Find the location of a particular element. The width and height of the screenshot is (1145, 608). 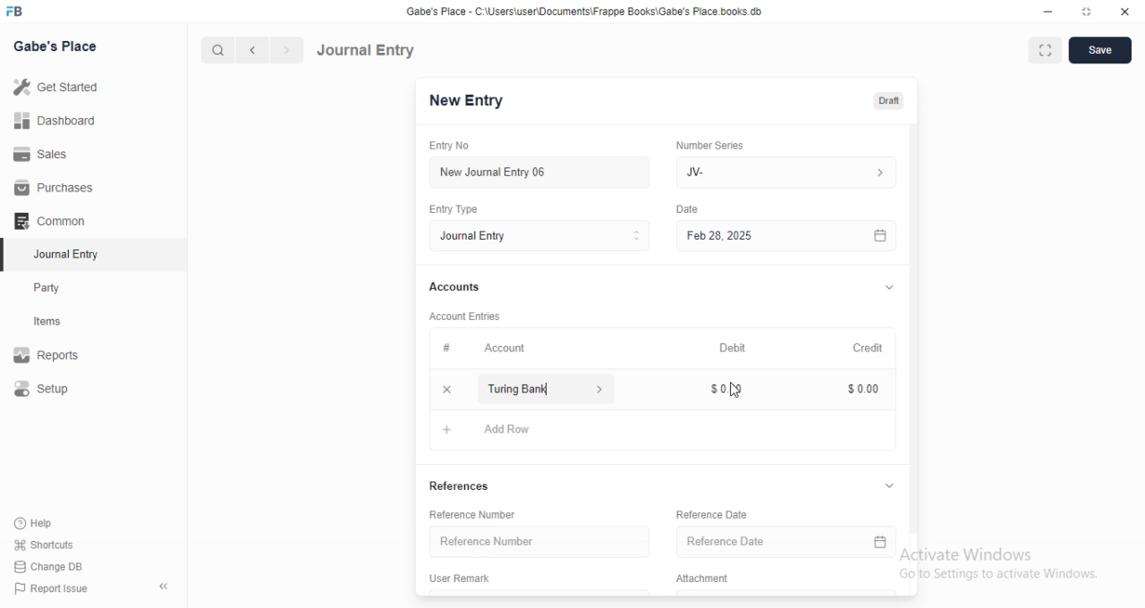

previous is located at coordinates (250, 50).